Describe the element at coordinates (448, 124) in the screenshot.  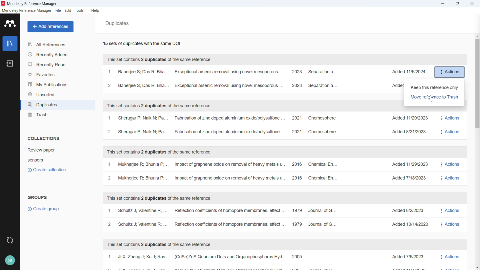
I see `Actions ` at that location.